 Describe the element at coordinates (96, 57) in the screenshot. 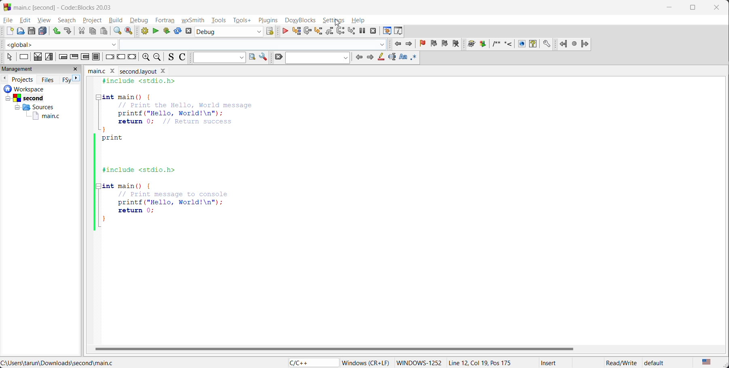

I see `block instruction` at that location.